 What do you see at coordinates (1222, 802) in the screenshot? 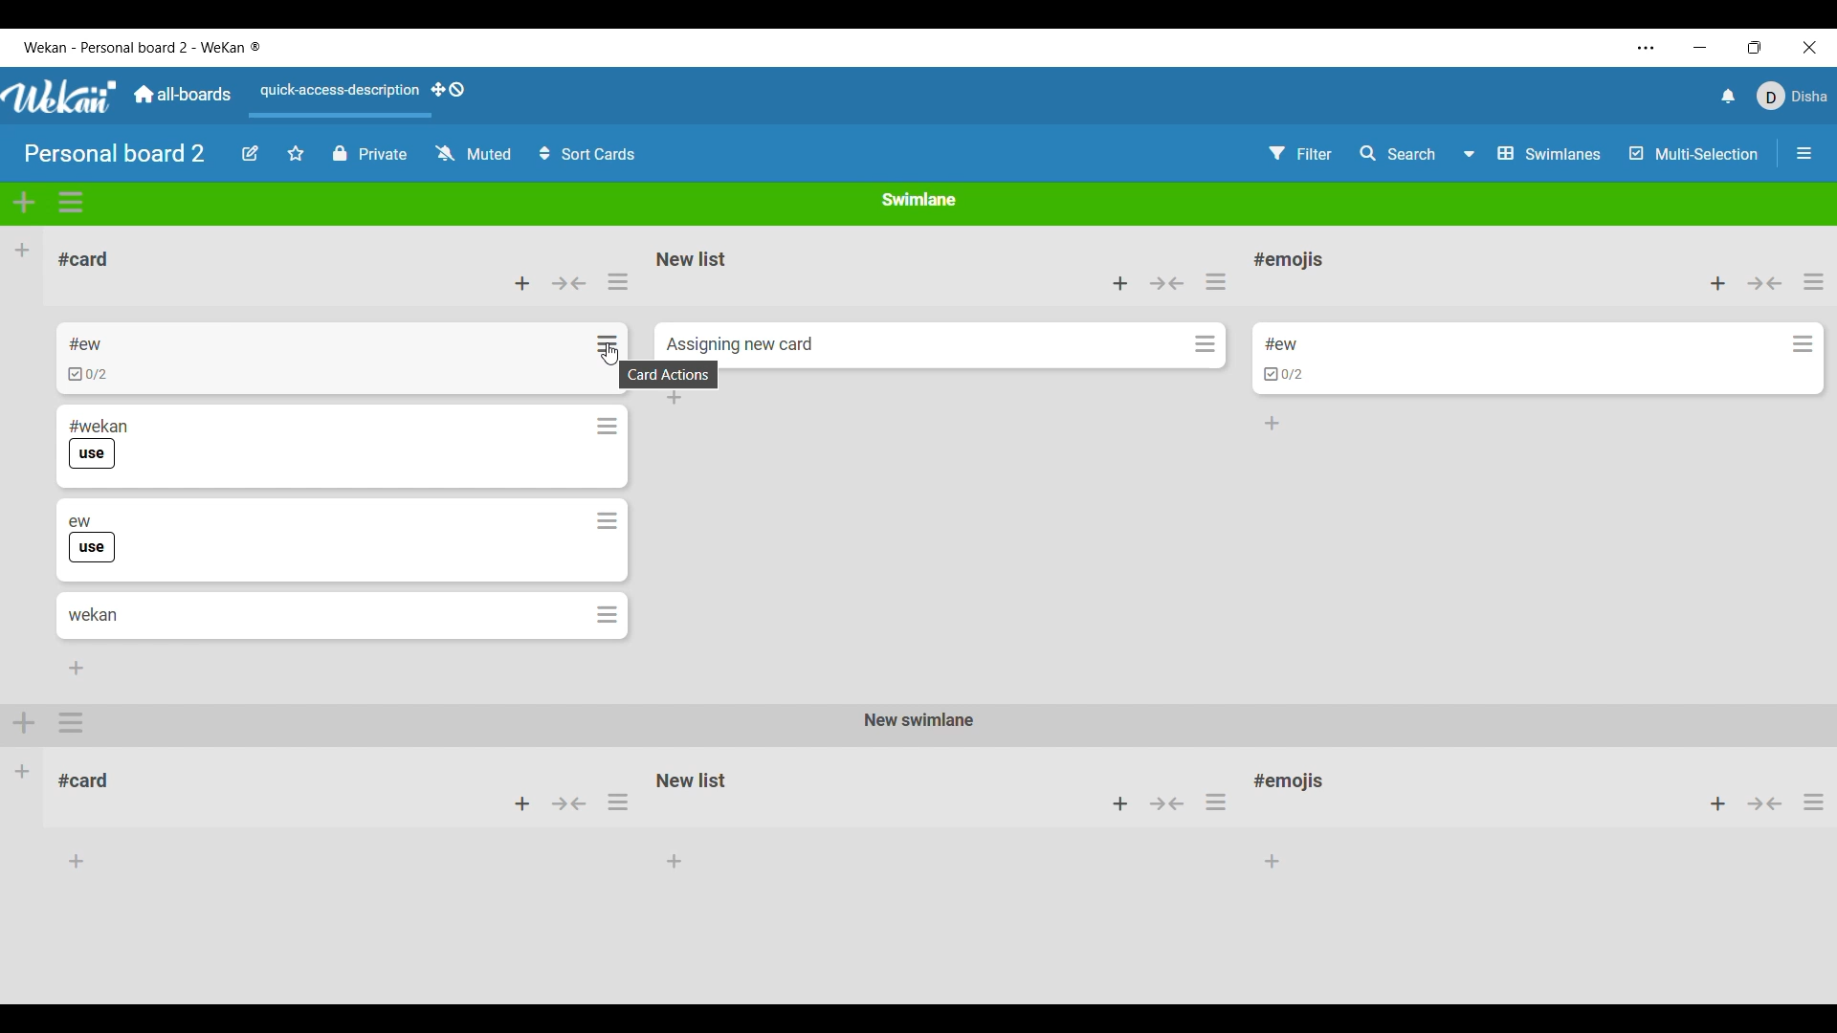
I see `options` at bounding box center [1222, 802].